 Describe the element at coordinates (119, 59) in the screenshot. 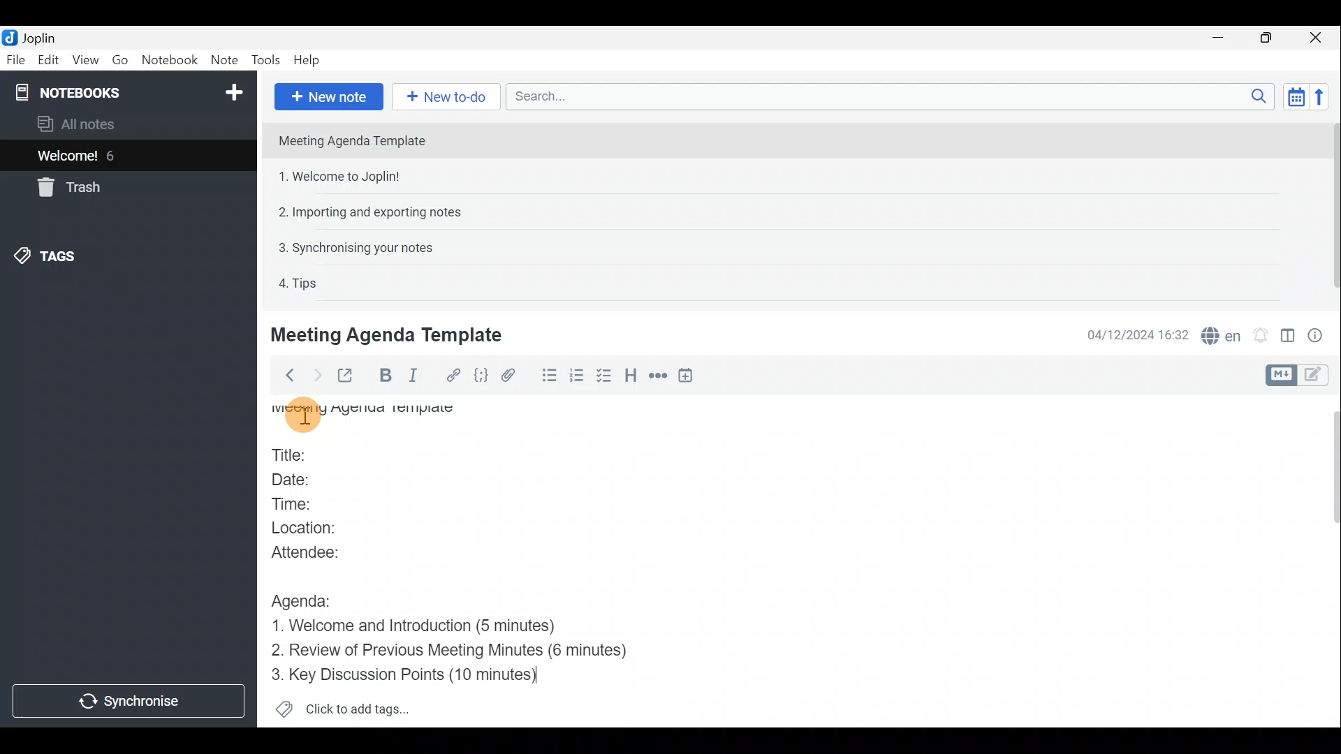

I see `Go` at that location.